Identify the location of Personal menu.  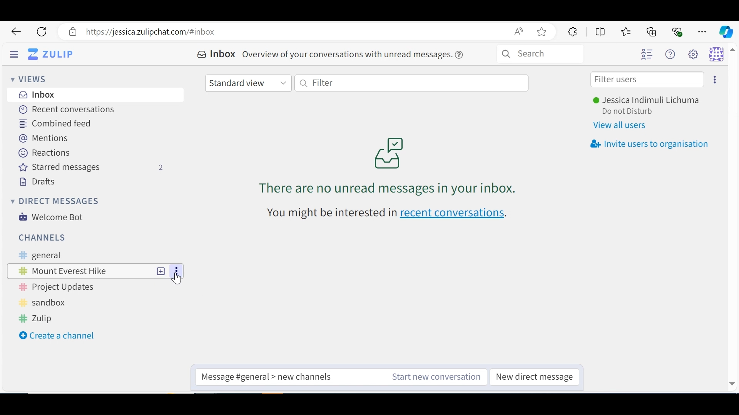
(717, 55).